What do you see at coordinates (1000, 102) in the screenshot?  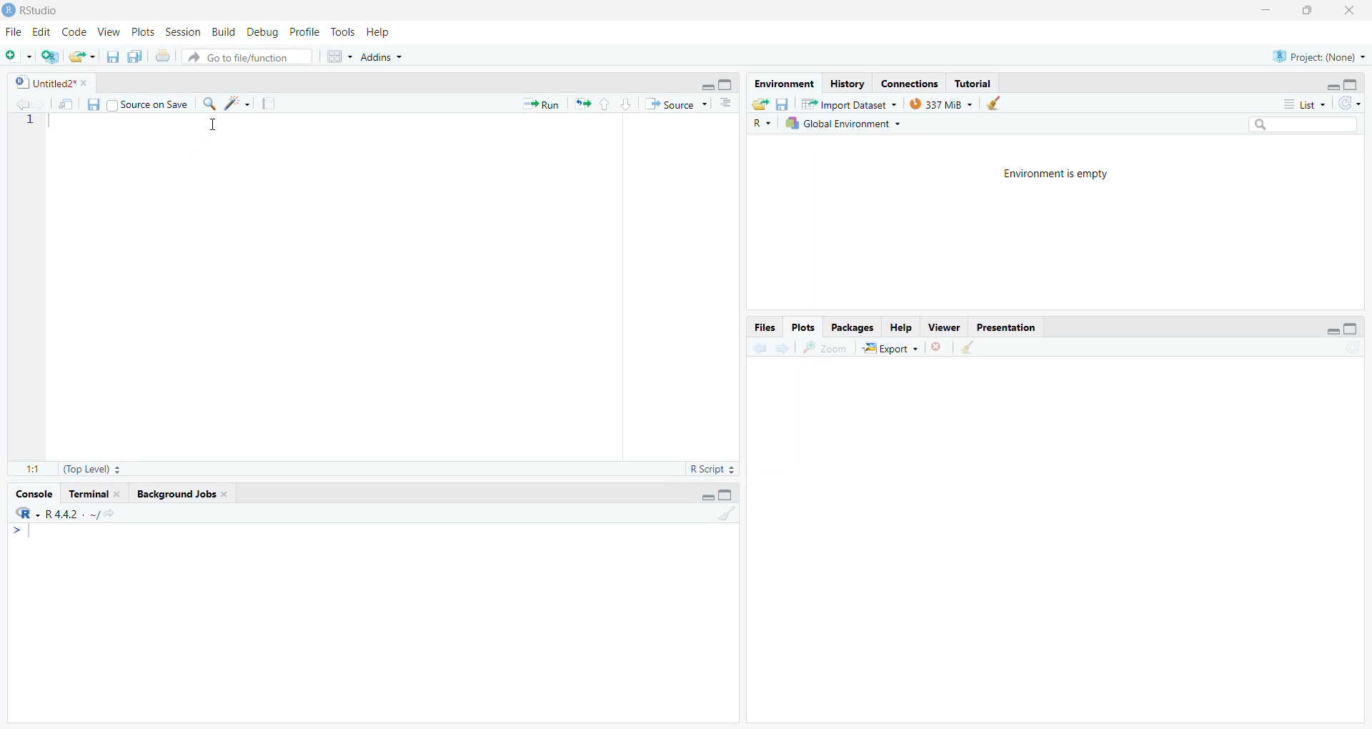 I see `clear history` at bounding box center [1000, 102].